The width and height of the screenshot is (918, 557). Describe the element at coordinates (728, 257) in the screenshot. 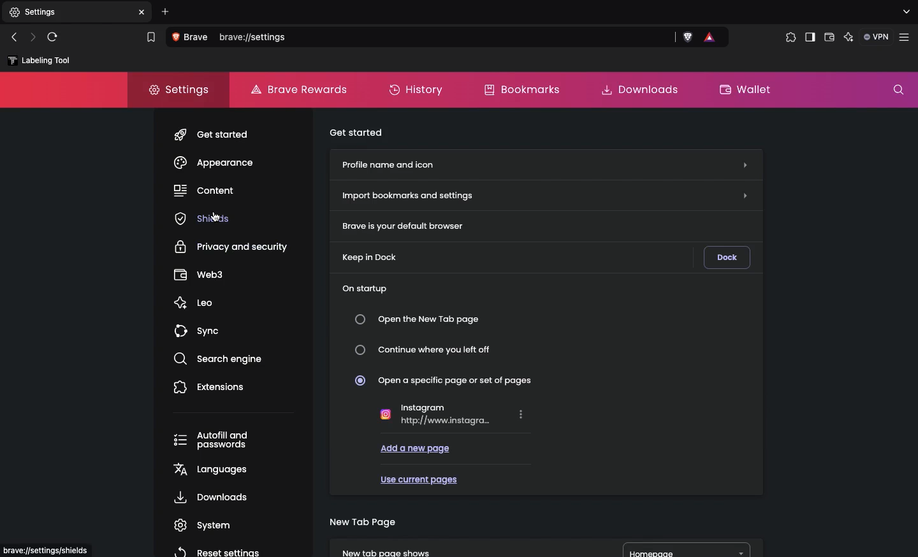

I see `Dock` at that location.